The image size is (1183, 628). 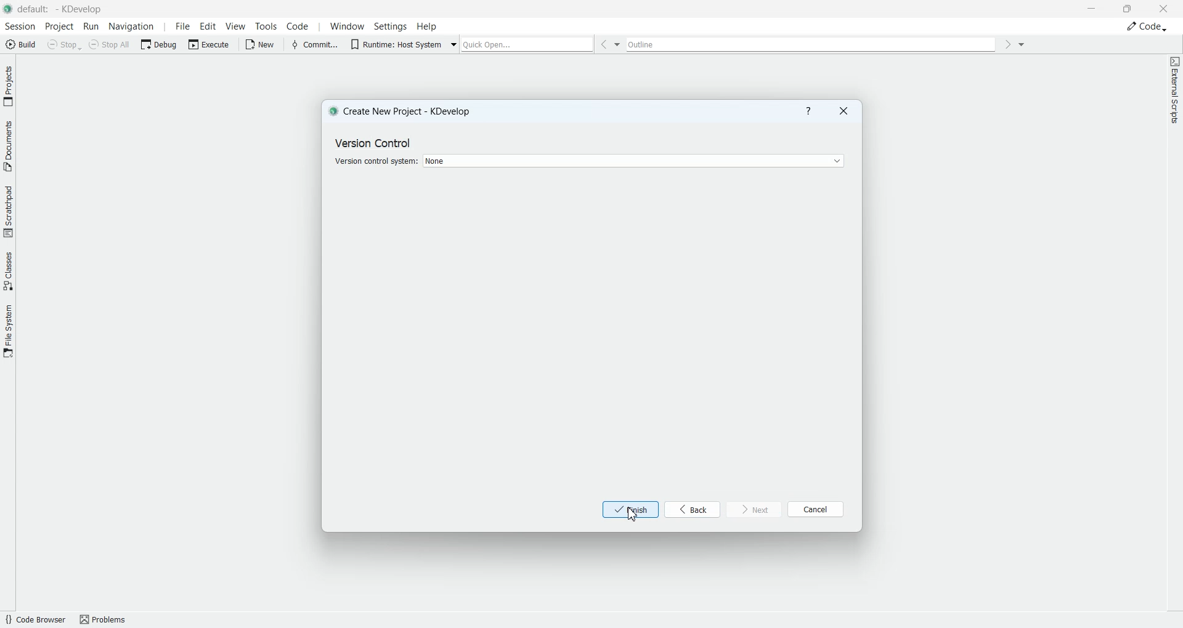 What do you see at coordinates (265, 26) in the screenshot?
I see `Tools` at bounding box center [265, 26].